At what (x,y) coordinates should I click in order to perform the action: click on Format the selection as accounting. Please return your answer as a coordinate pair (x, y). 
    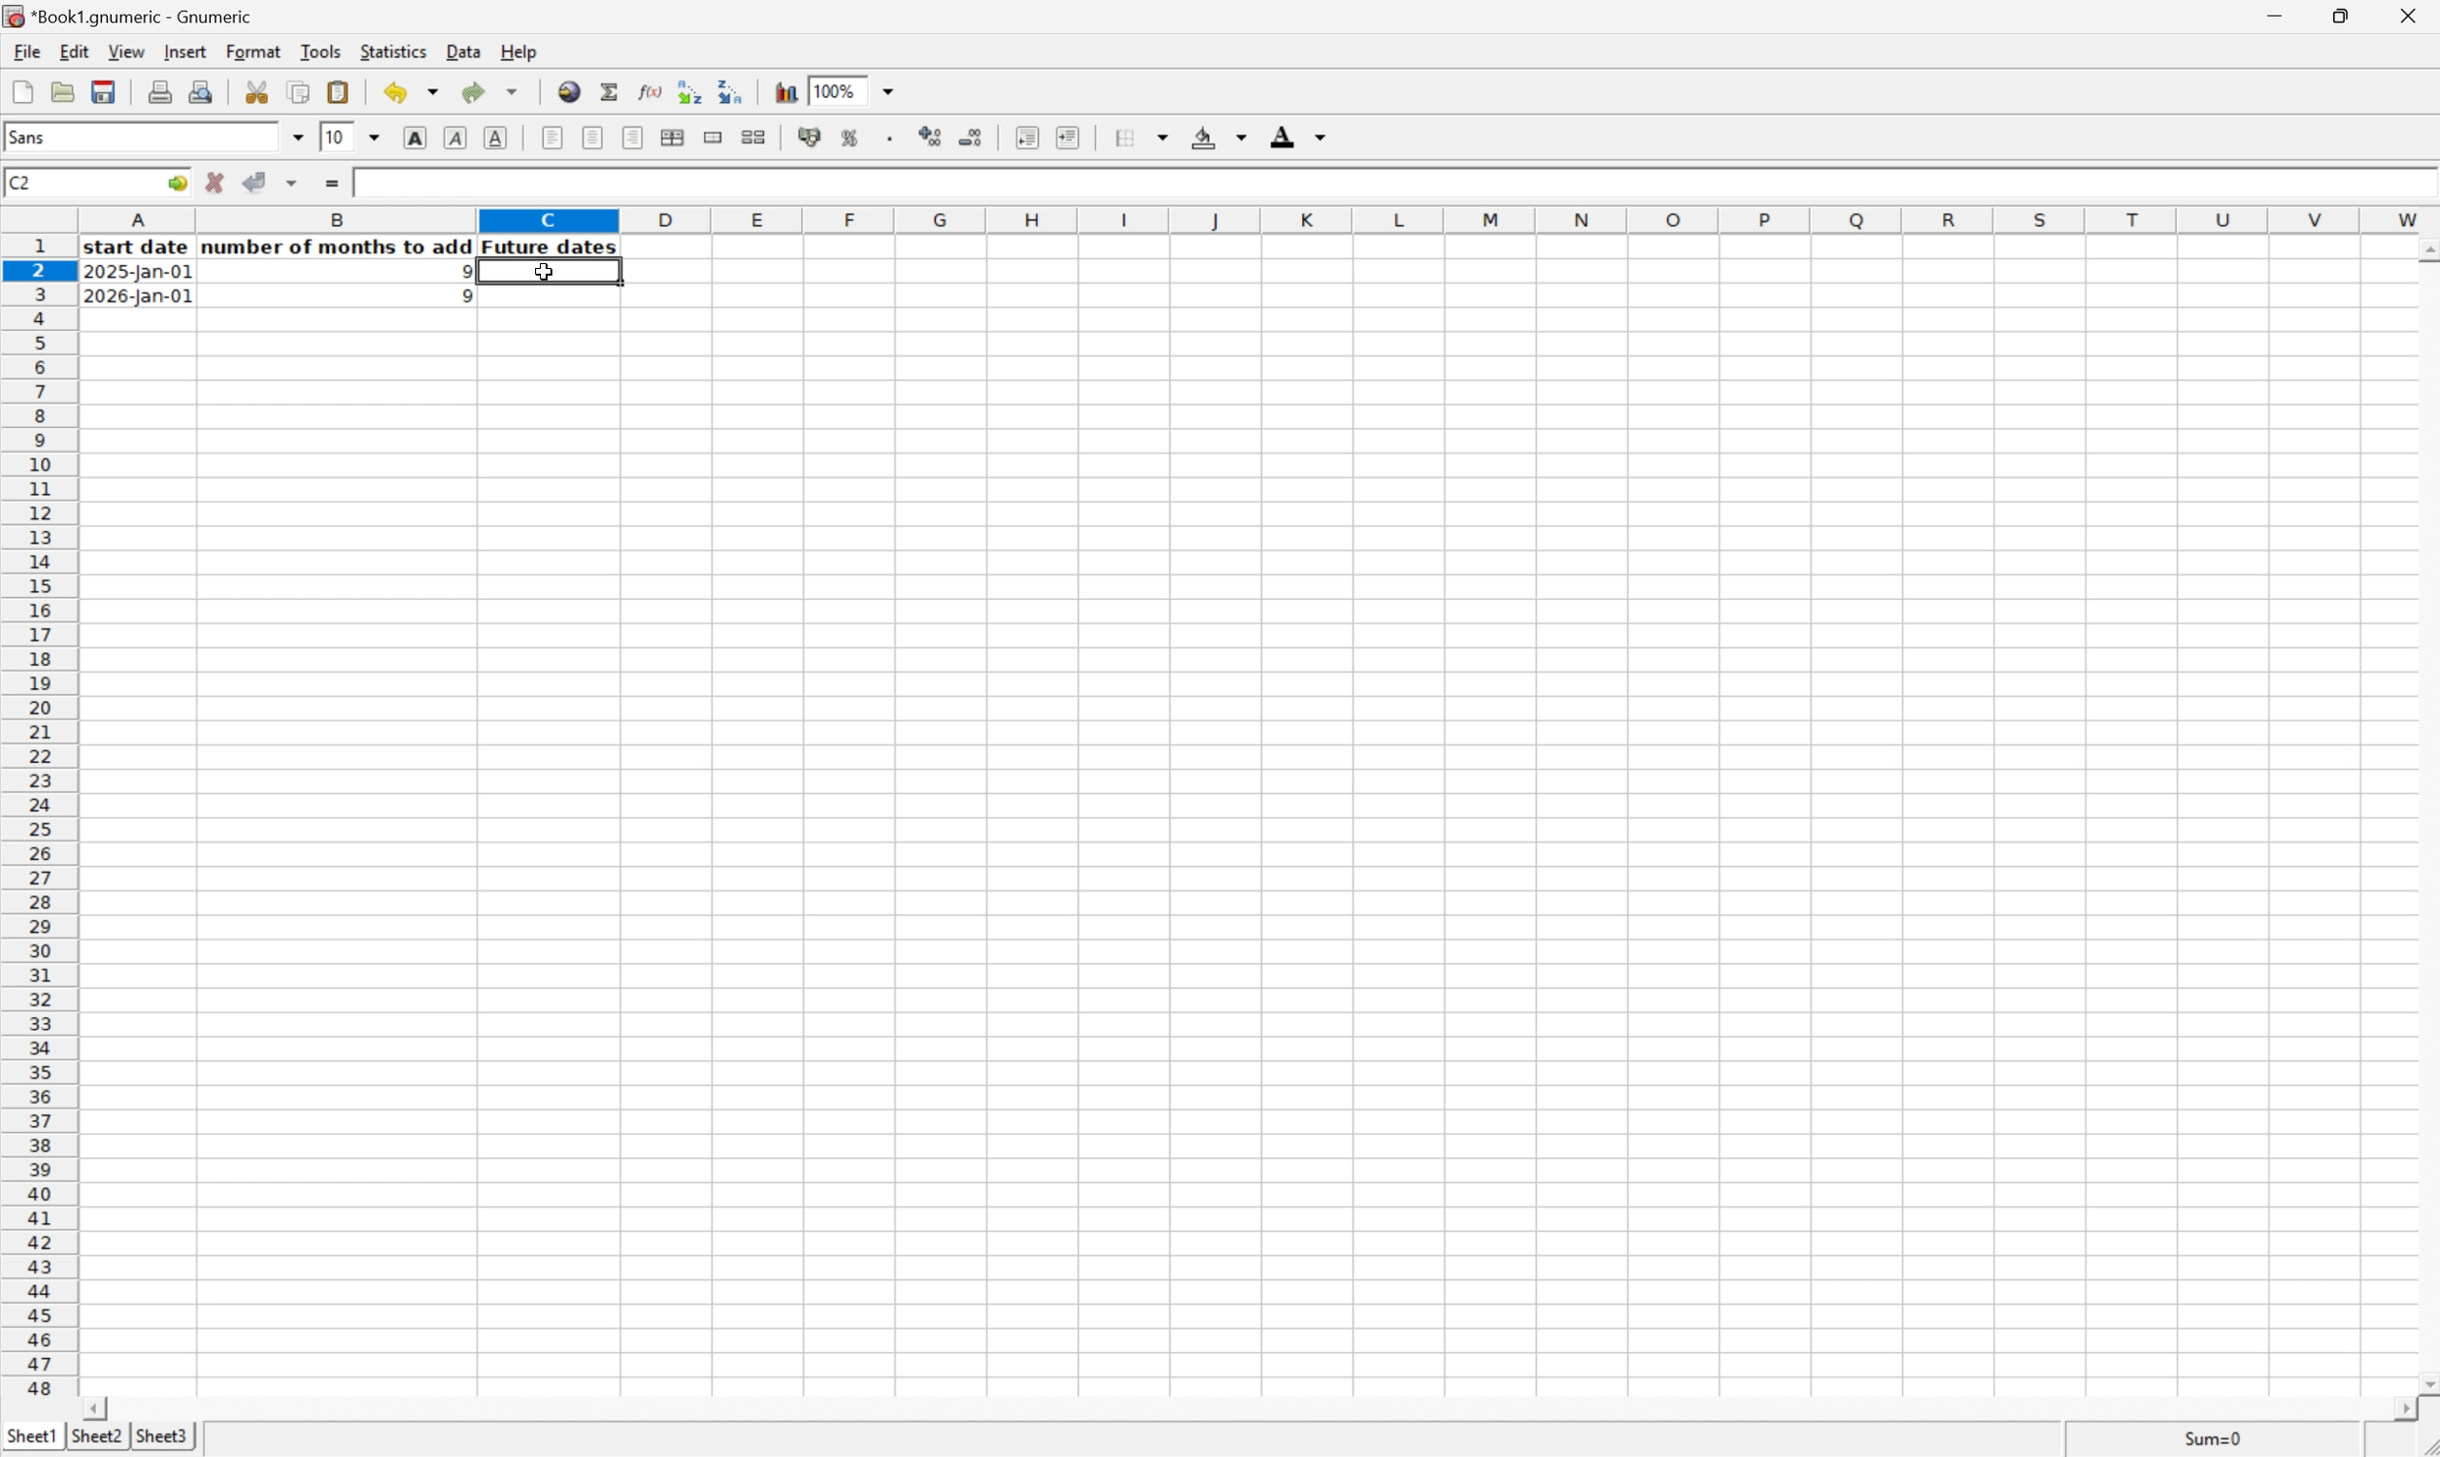
    Looking at the image, I should click on (807, 137).